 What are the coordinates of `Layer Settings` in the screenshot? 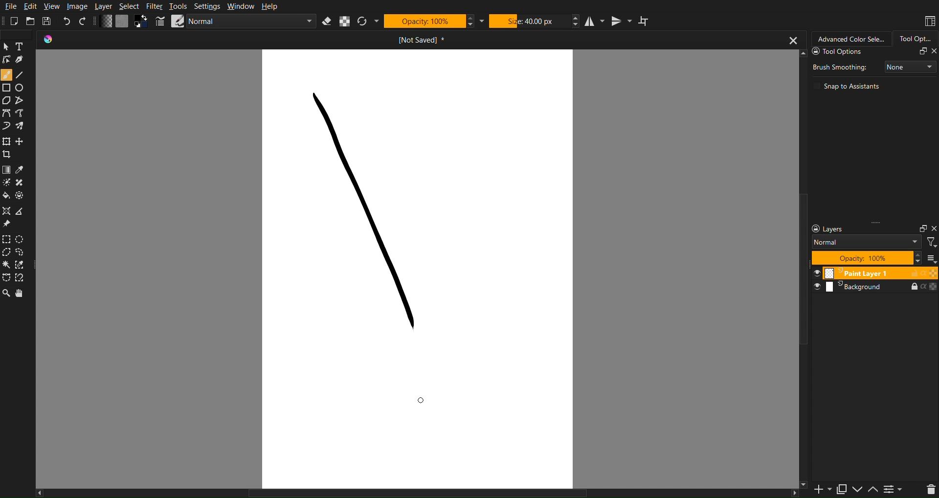 It's located at (862, 229).